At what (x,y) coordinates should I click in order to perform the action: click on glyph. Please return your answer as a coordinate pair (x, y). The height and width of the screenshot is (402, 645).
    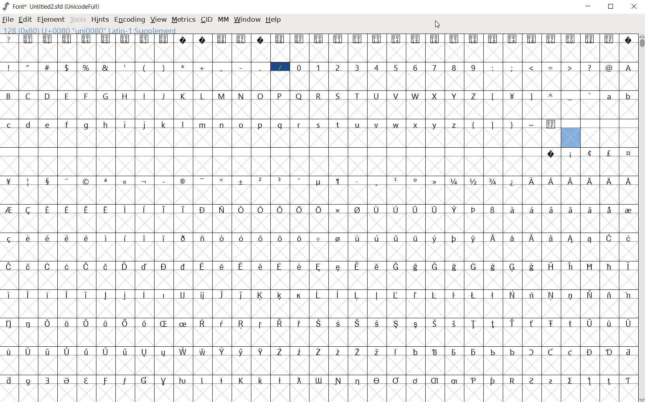
    Looking at the image, I should click on (378, 324).